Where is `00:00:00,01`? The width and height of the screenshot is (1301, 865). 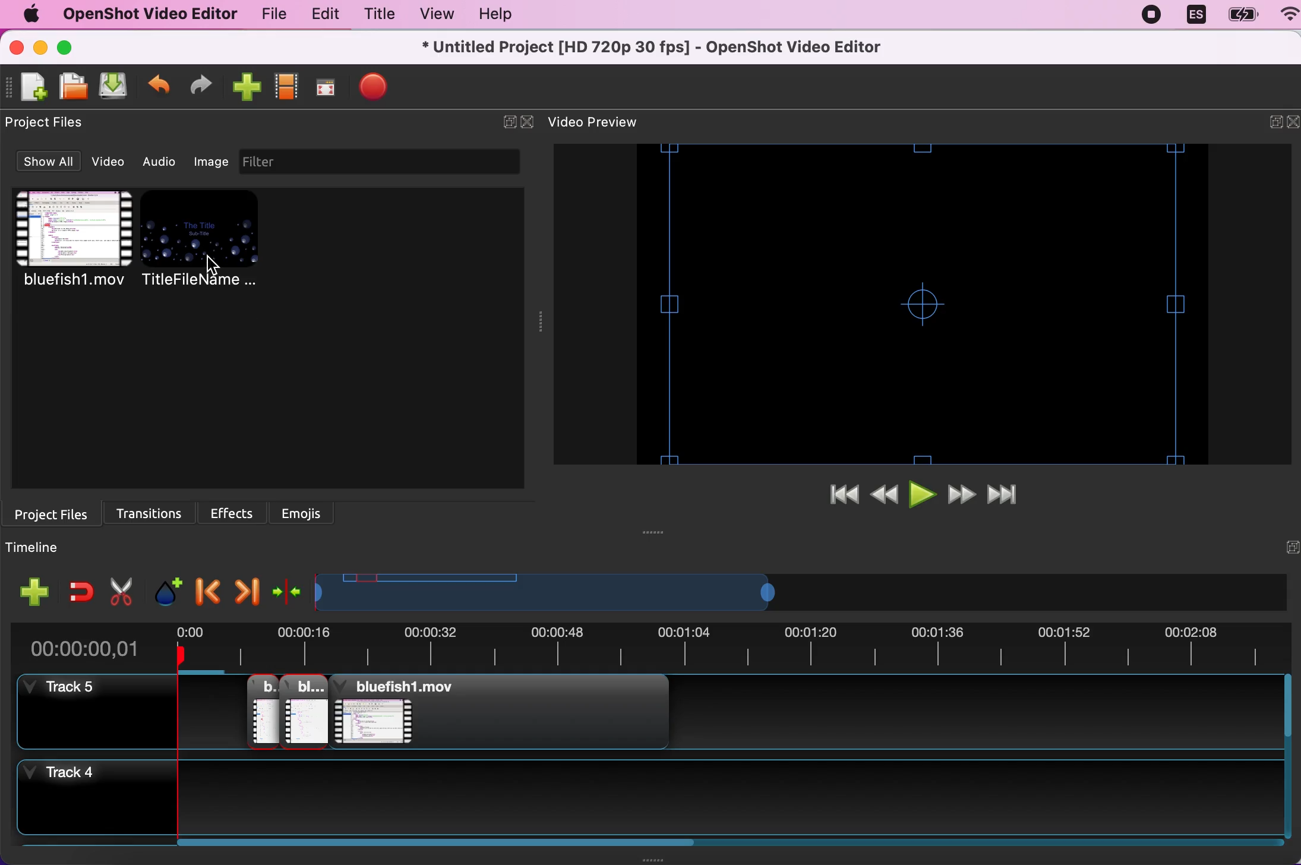
00:00:00,01 is located at coordinates (86, 645).